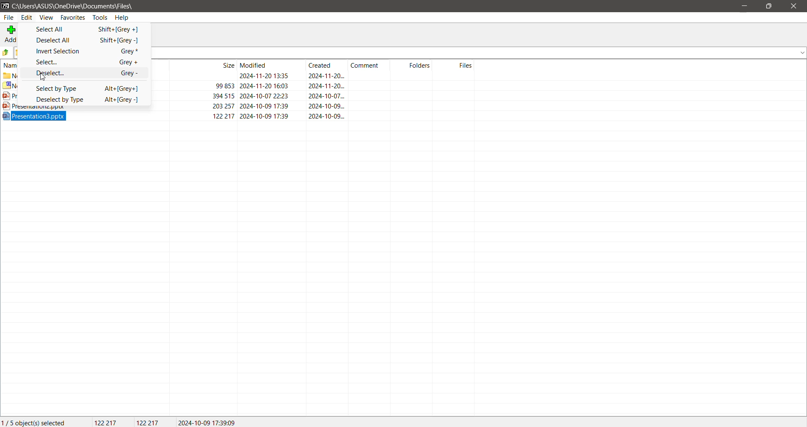 The image size is (807, 427). I want to click on Invert Selection, so click(59, 51).